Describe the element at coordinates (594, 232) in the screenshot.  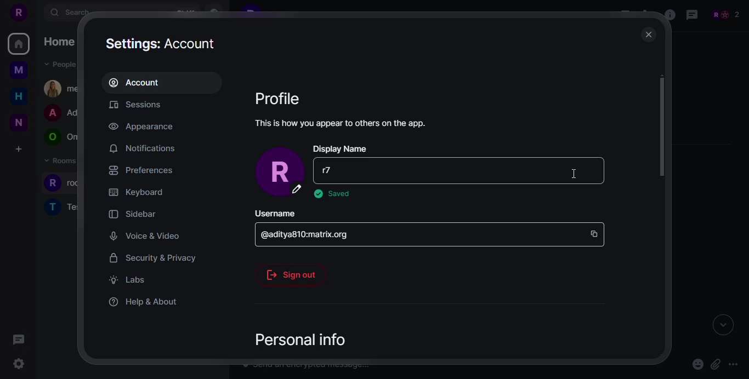
I see `copy` at that location.